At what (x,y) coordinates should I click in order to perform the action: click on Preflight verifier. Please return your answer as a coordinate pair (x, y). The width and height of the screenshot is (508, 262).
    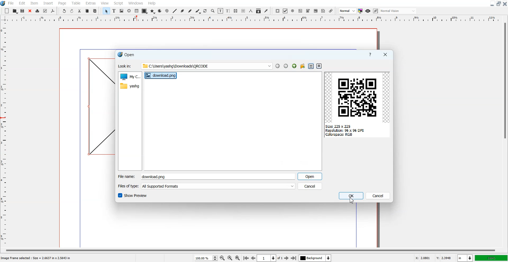
    Looking at the image, I should click on (45, 11).